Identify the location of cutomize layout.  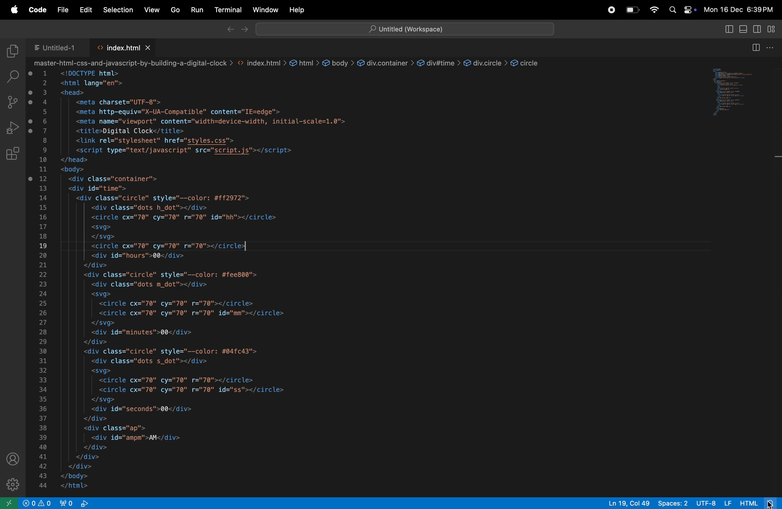
(774, 30).